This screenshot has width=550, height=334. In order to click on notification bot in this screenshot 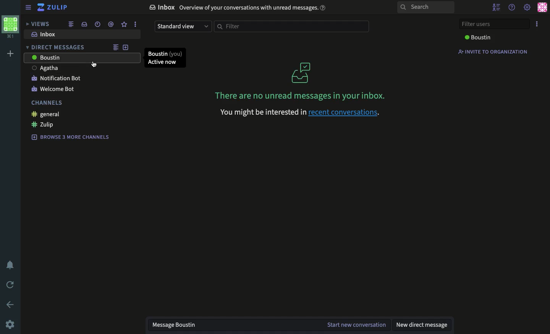, I will do `click(58, 79)`.